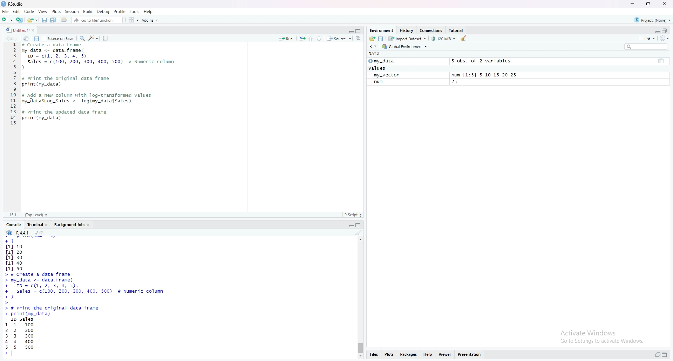 This screenshot has height=361, width=673. What do you see at coordinates (665, 40) in the screenshot?
I see `refresh options` at bounding box center [665, 40].